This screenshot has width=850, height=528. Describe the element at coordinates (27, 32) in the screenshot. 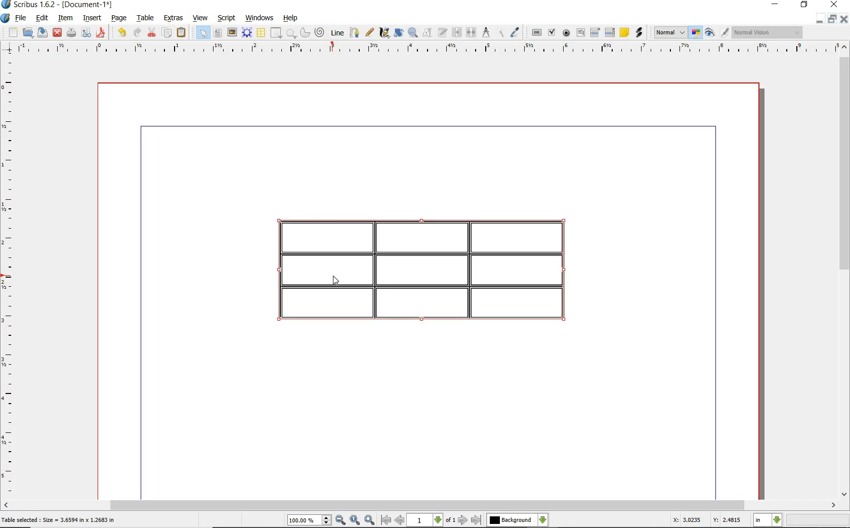

I see `open` at that location.